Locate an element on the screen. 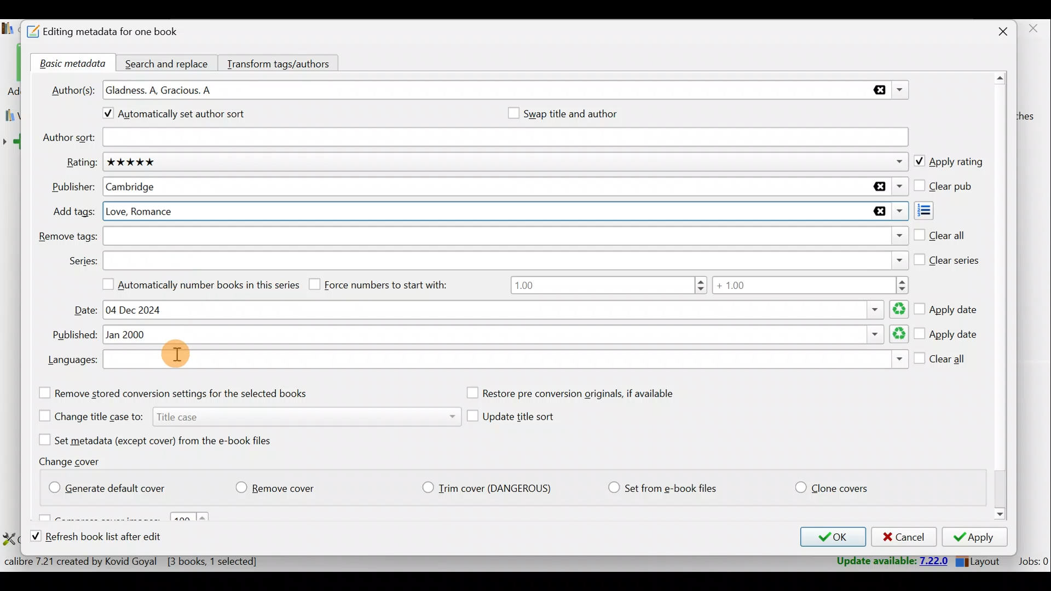 This screenshot has width=1051, height=591. Clone covers is located at coordinates (829, 485).